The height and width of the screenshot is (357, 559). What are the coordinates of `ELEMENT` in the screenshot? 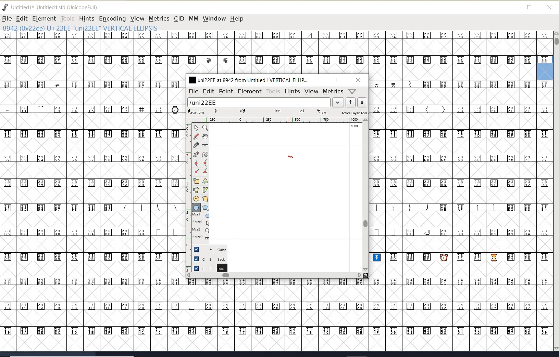 It's located at (44, 18).